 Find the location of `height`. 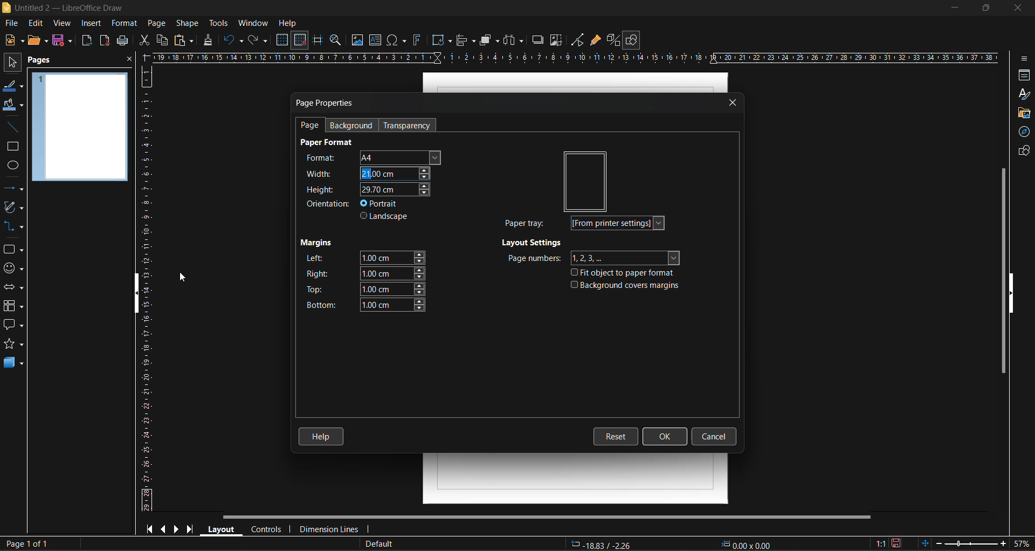

height is located at coordinates (365, 189).